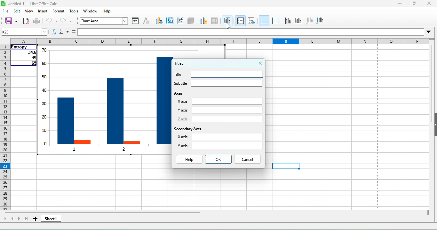 This screenshot has width=437, height=230. I want to click on close, so click(431, 4).